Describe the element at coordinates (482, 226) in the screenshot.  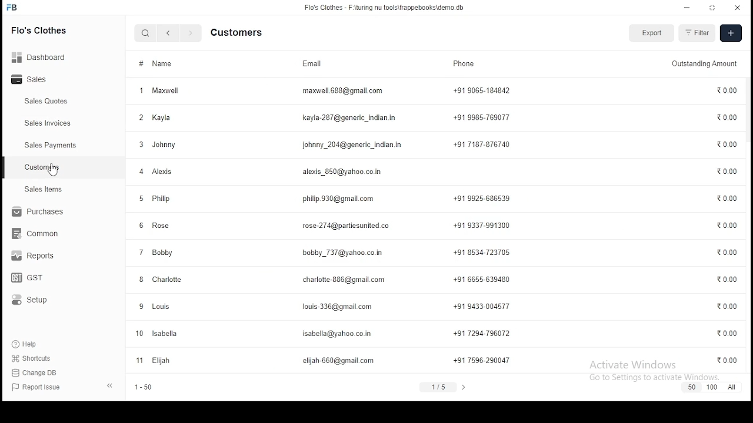
I see `+91 9337-991300` at that location.